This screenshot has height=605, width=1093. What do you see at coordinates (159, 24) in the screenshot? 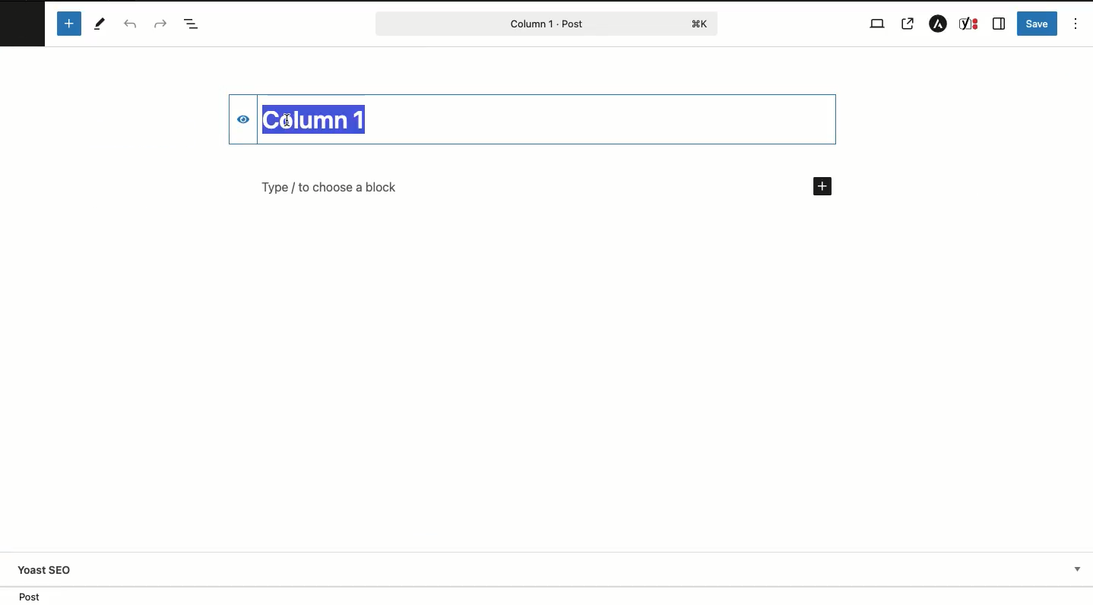
I see `Redo` at bounding box center [159, 24].